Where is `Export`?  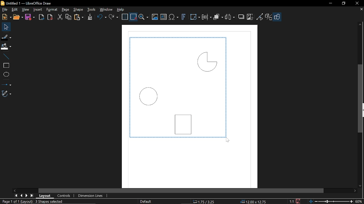
Export is located at coordinates (42, 17).